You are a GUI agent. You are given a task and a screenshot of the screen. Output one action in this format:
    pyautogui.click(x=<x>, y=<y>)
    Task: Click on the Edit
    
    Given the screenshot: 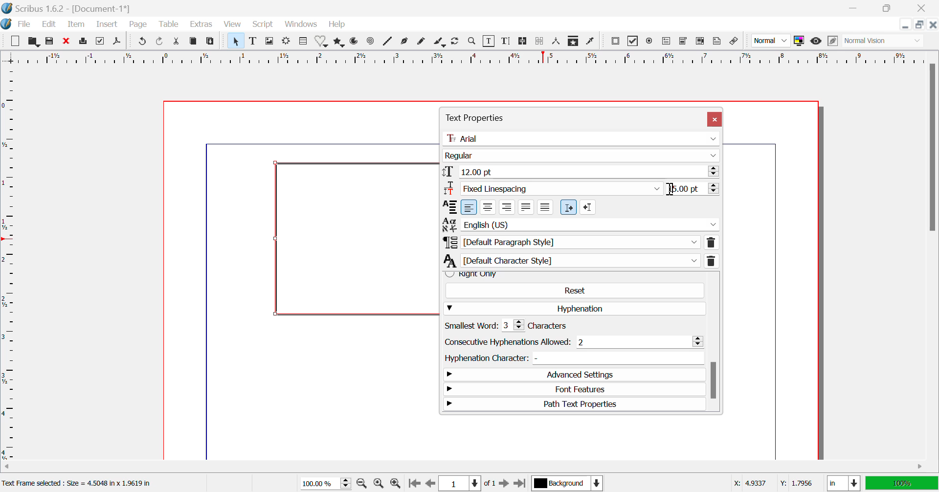 What is the action you would take?
    pyautogui.click(x=50, y=25)
    